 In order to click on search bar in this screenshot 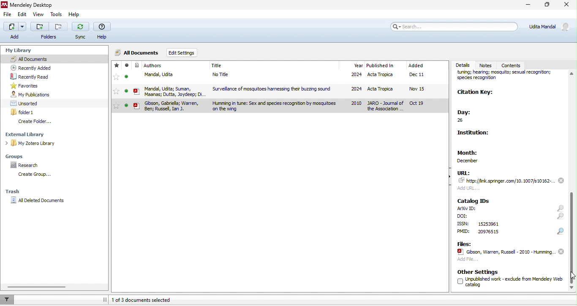, I will do `click(455, 26)`.